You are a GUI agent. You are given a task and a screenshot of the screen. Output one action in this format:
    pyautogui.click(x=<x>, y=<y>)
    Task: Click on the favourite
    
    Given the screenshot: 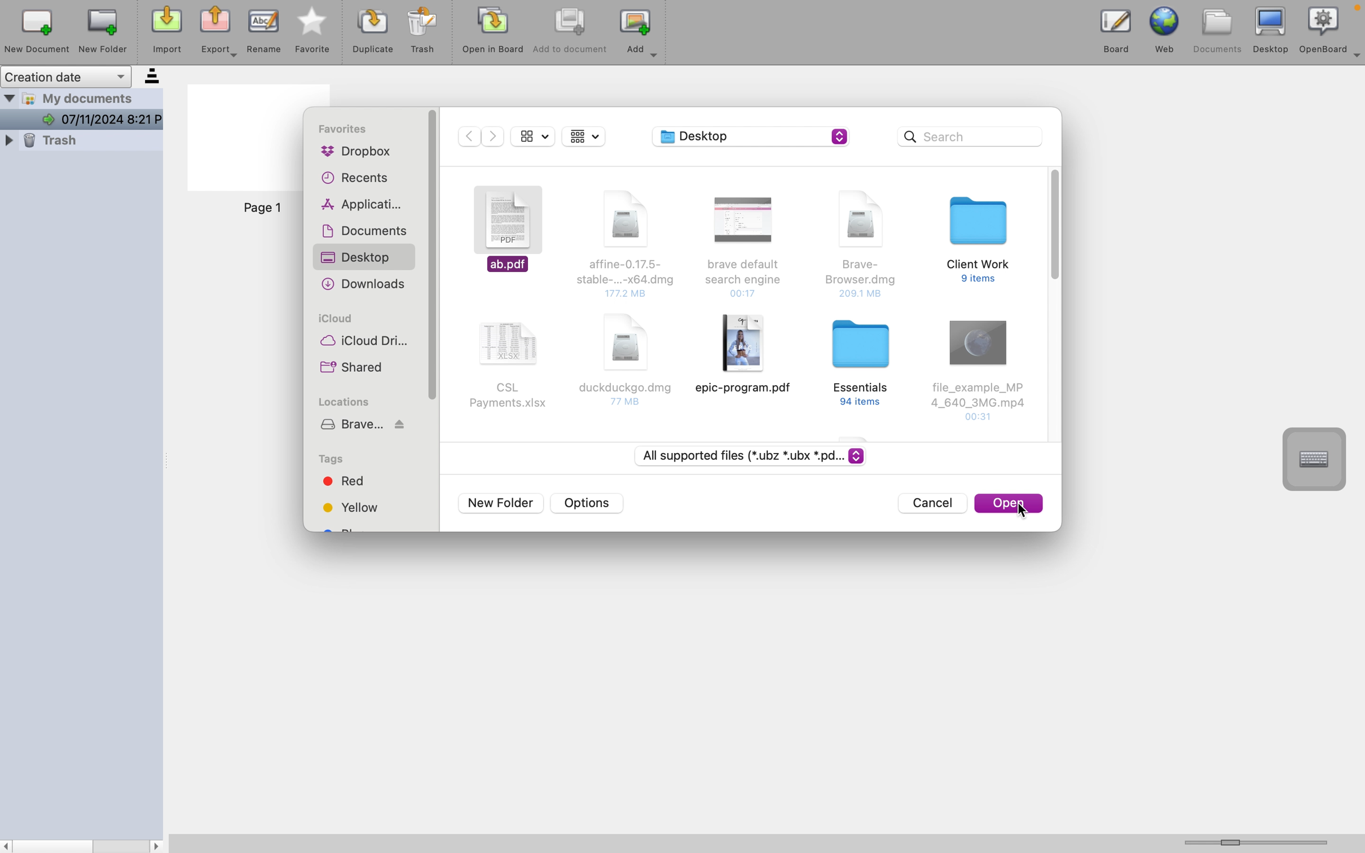 What is the action you would take?
    pyautogui.click(x=314, y=33)
    